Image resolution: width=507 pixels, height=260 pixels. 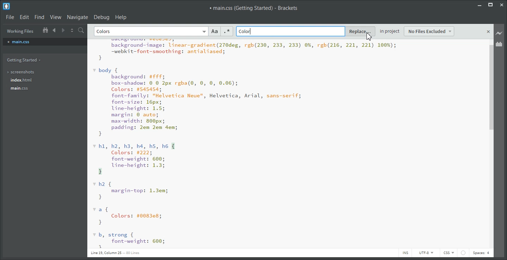 What do you see at coordinates (390, 32) in the screenshot?
I see `in project` at bounding box center [390, 32].